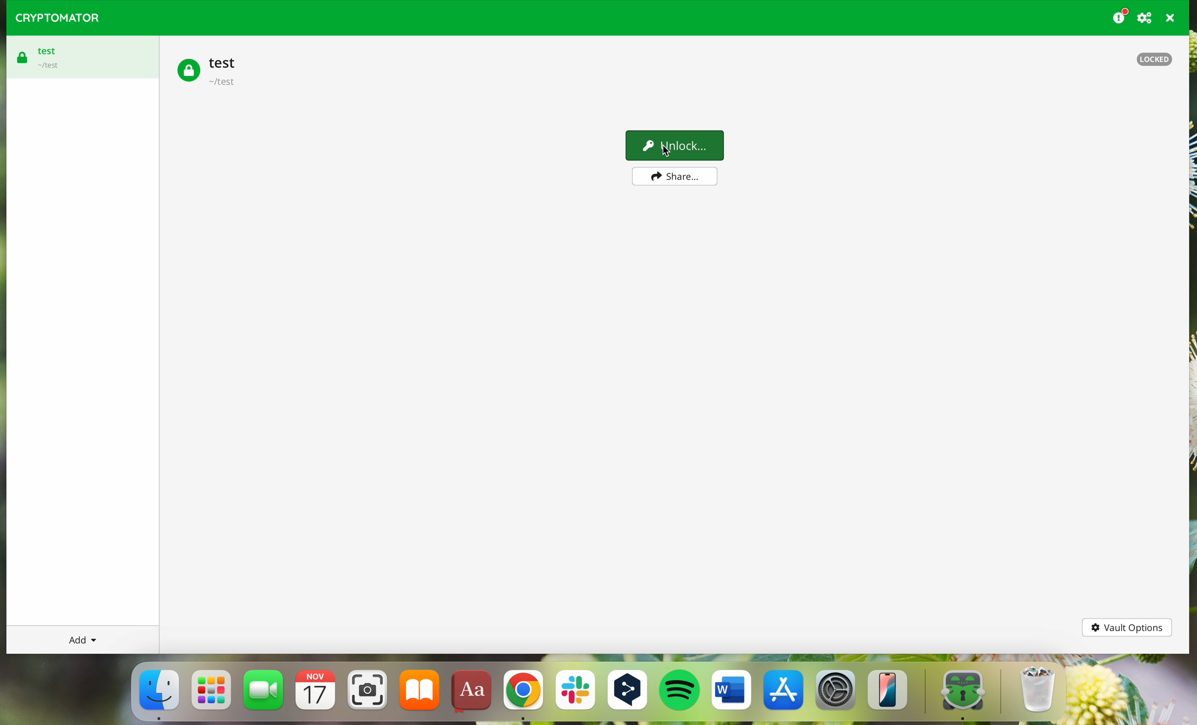 The height and width of the screenshot is (725, 1197). Describe the element at coordinates (890, 693) in the screenshot. I see `iphone mirroning` at that location.